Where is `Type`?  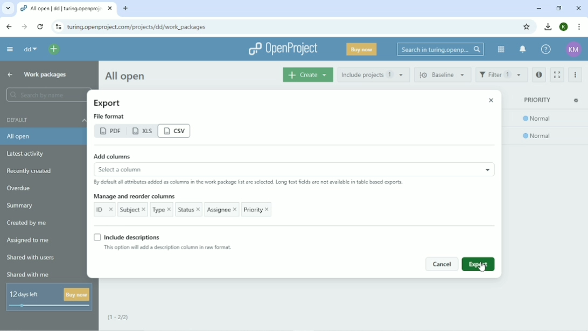 Type is located at coordinates (162, 209).